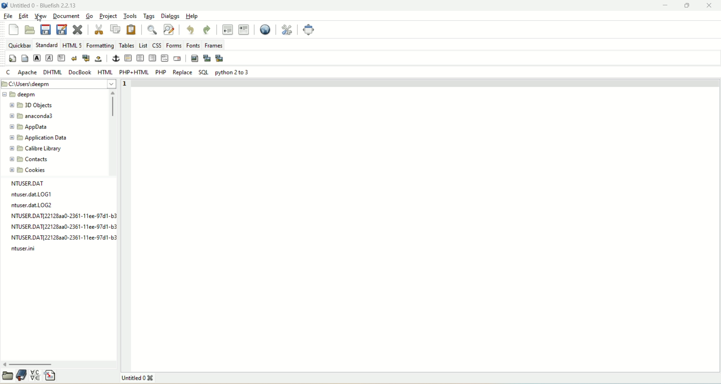 This screenshot has height=384, width=721. What do you see at coordinates (207, 57) in the screenshot?
I see `insert thumbnail` at bounding box center [207, 57].